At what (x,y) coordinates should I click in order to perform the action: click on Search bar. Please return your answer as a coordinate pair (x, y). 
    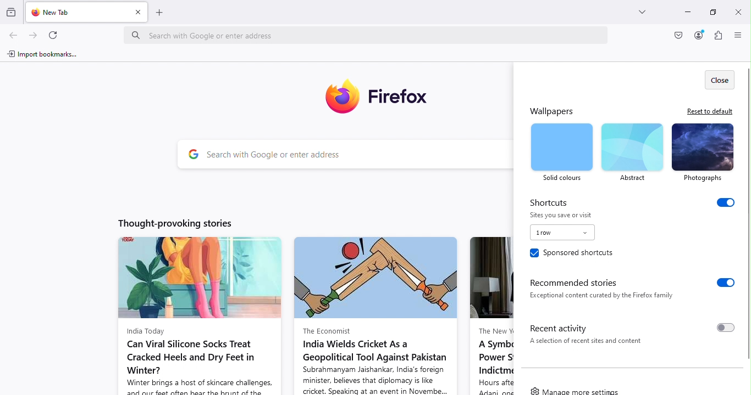
    Looking at the image, I should click on (372, 34).